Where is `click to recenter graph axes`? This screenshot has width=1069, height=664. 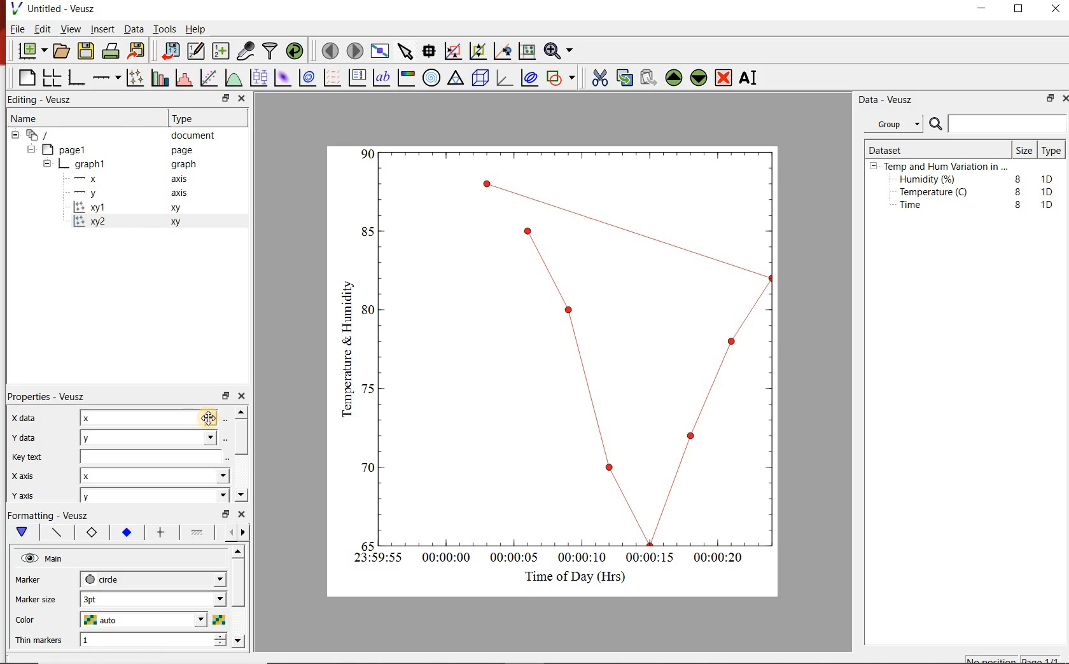
click to recenter graph axes is located at coordinates (503, 51).